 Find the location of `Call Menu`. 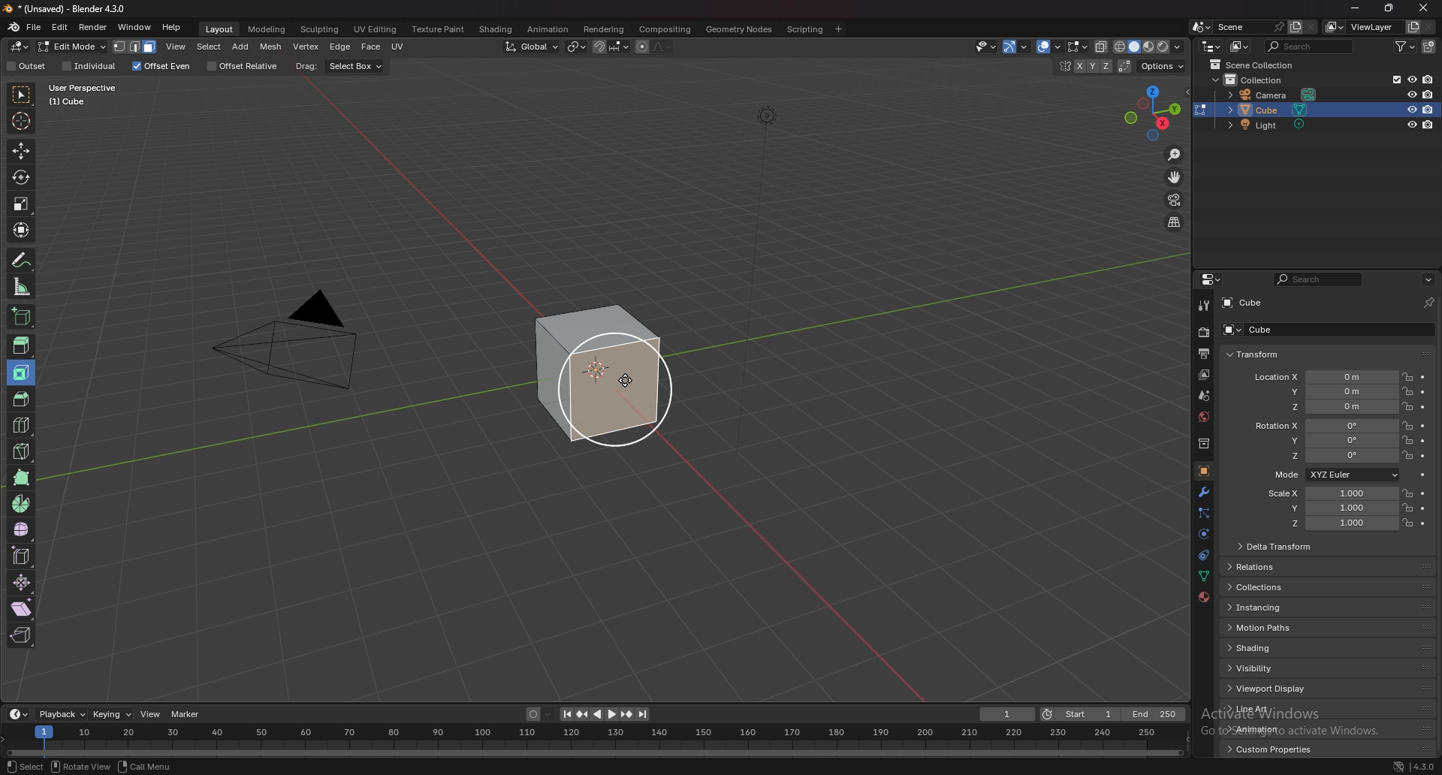

Call Menu is located at coordinates (145, 766).